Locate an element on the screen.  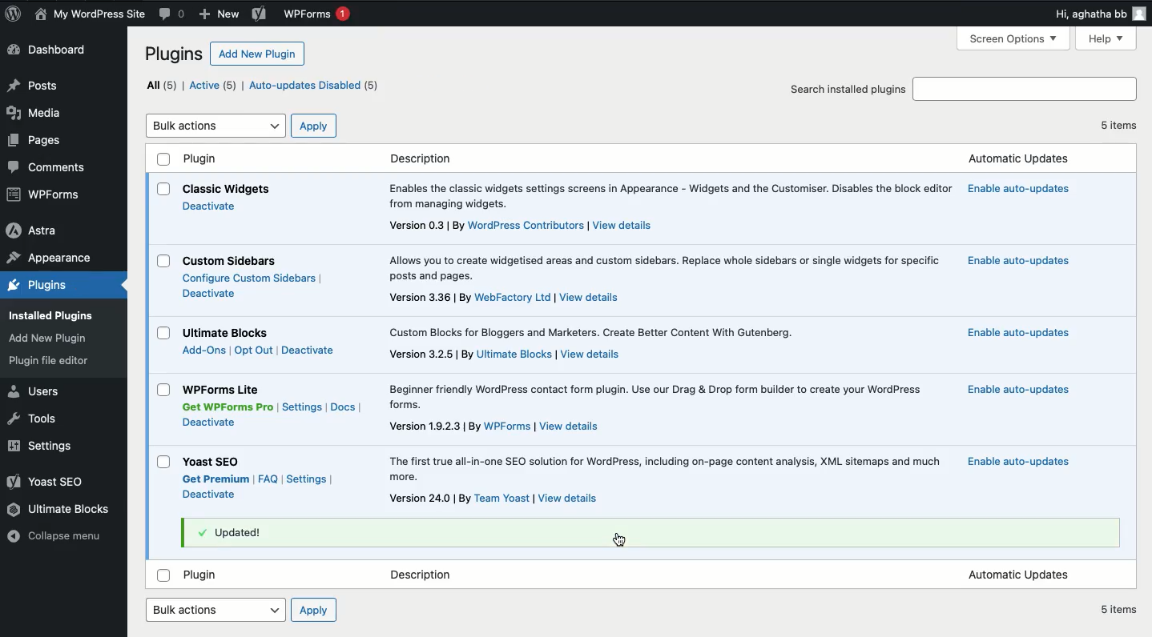
Plugin is located at coordinates (230, 262).